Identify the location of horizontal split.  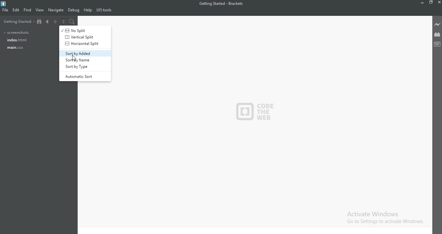
(81, 44).